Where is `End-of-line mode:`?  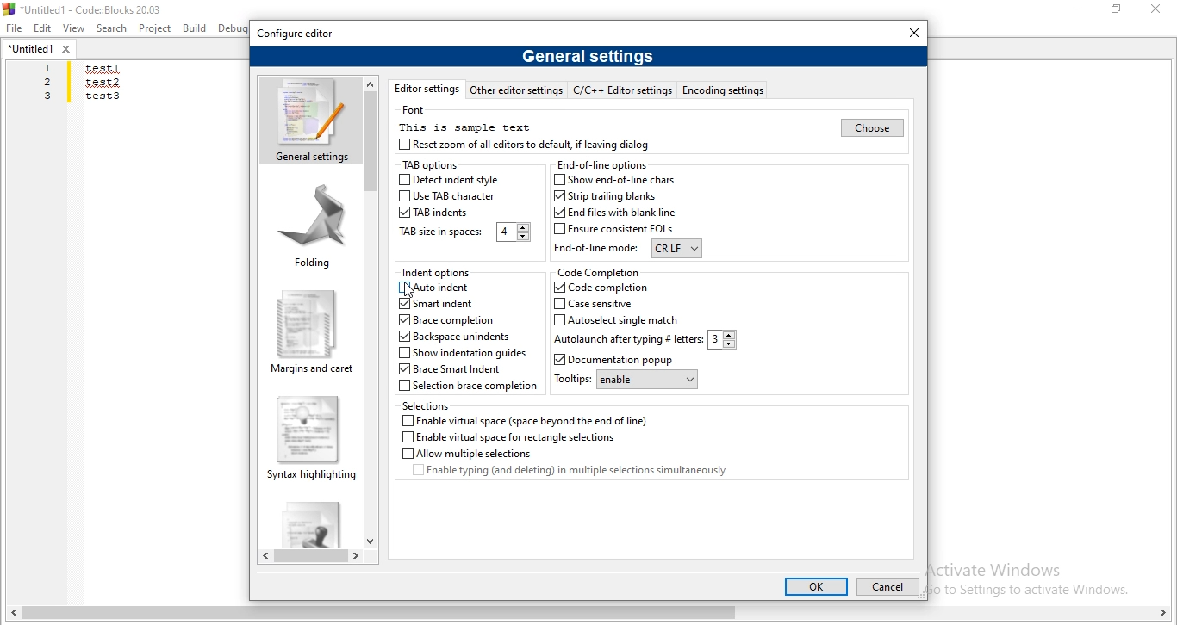
End-of-line mode: is located at coordinates (627, 250).